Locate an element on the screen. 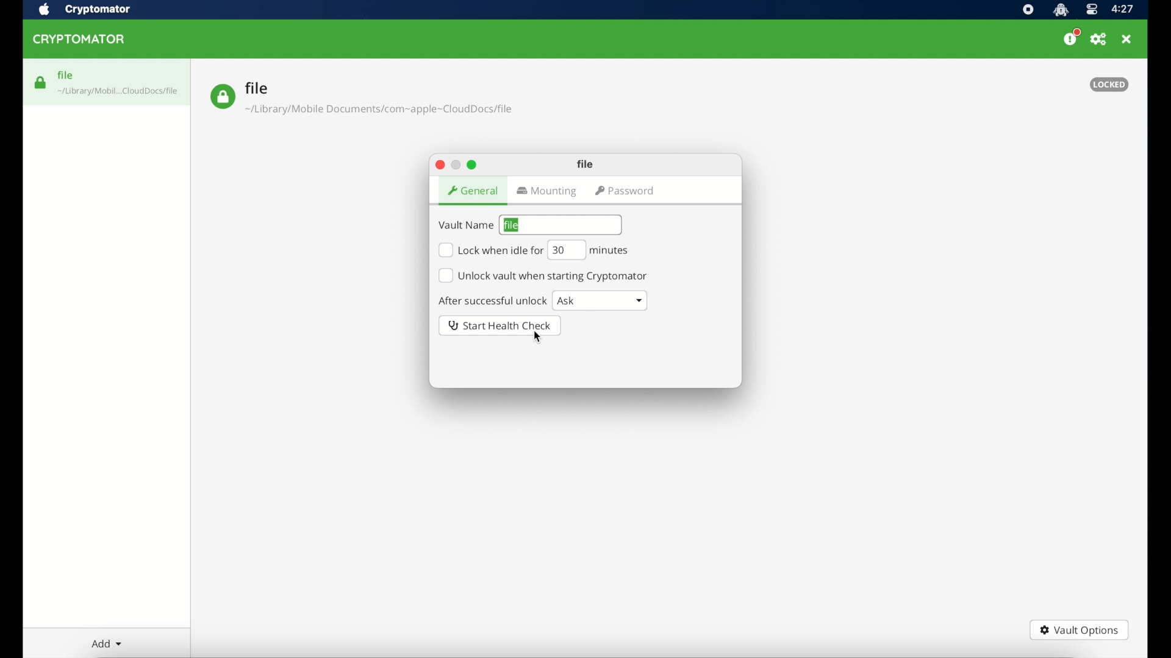 Image resolution: width=1171 pixels, height=658 pixels. donate is located at coordinates (1071, 38).